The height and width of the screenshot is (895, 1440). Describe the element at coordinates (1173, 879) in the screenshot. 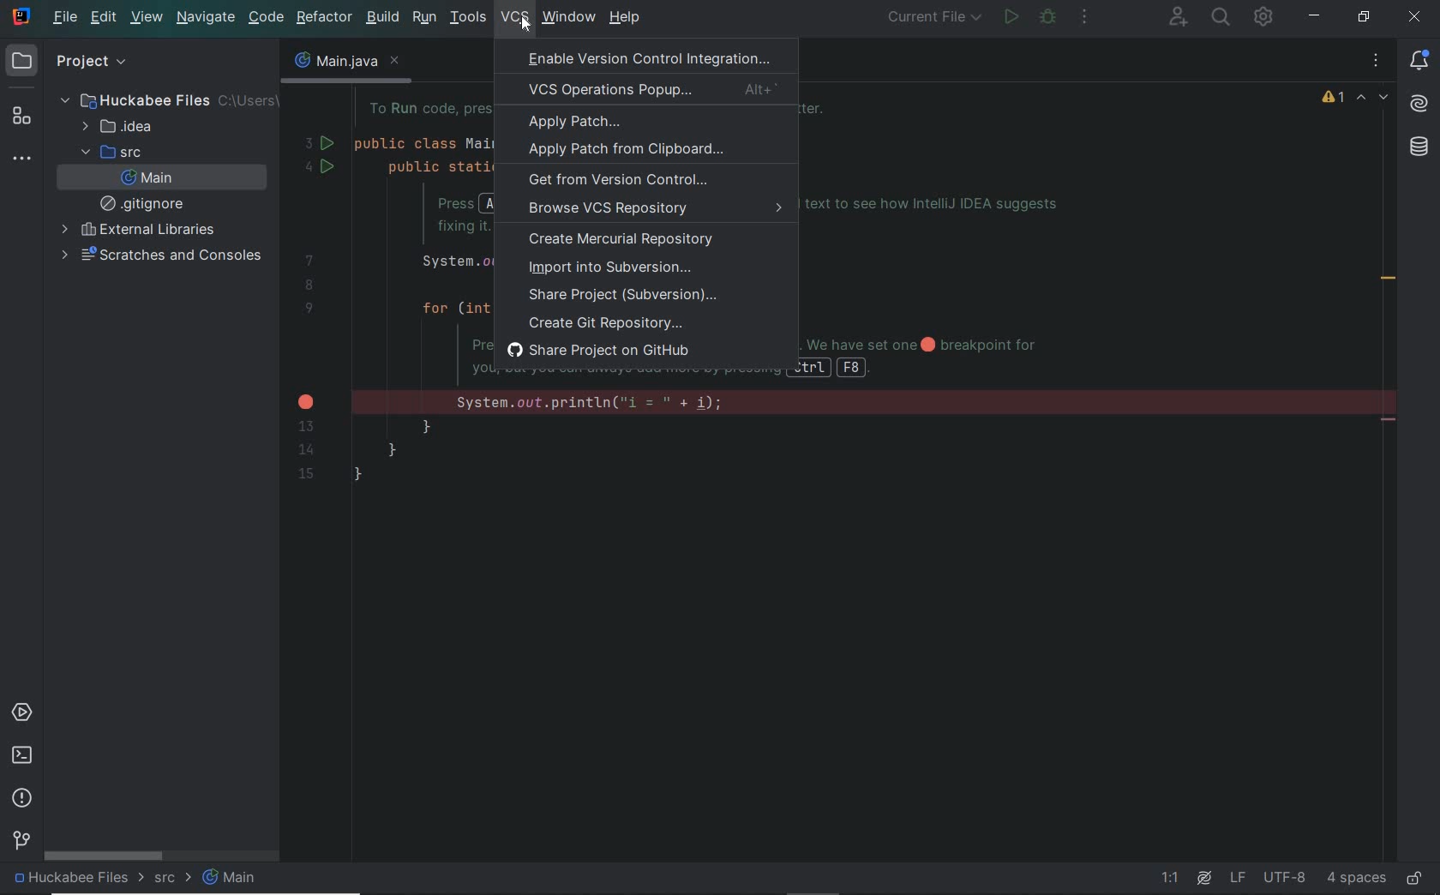

I see `go to line` at that location.